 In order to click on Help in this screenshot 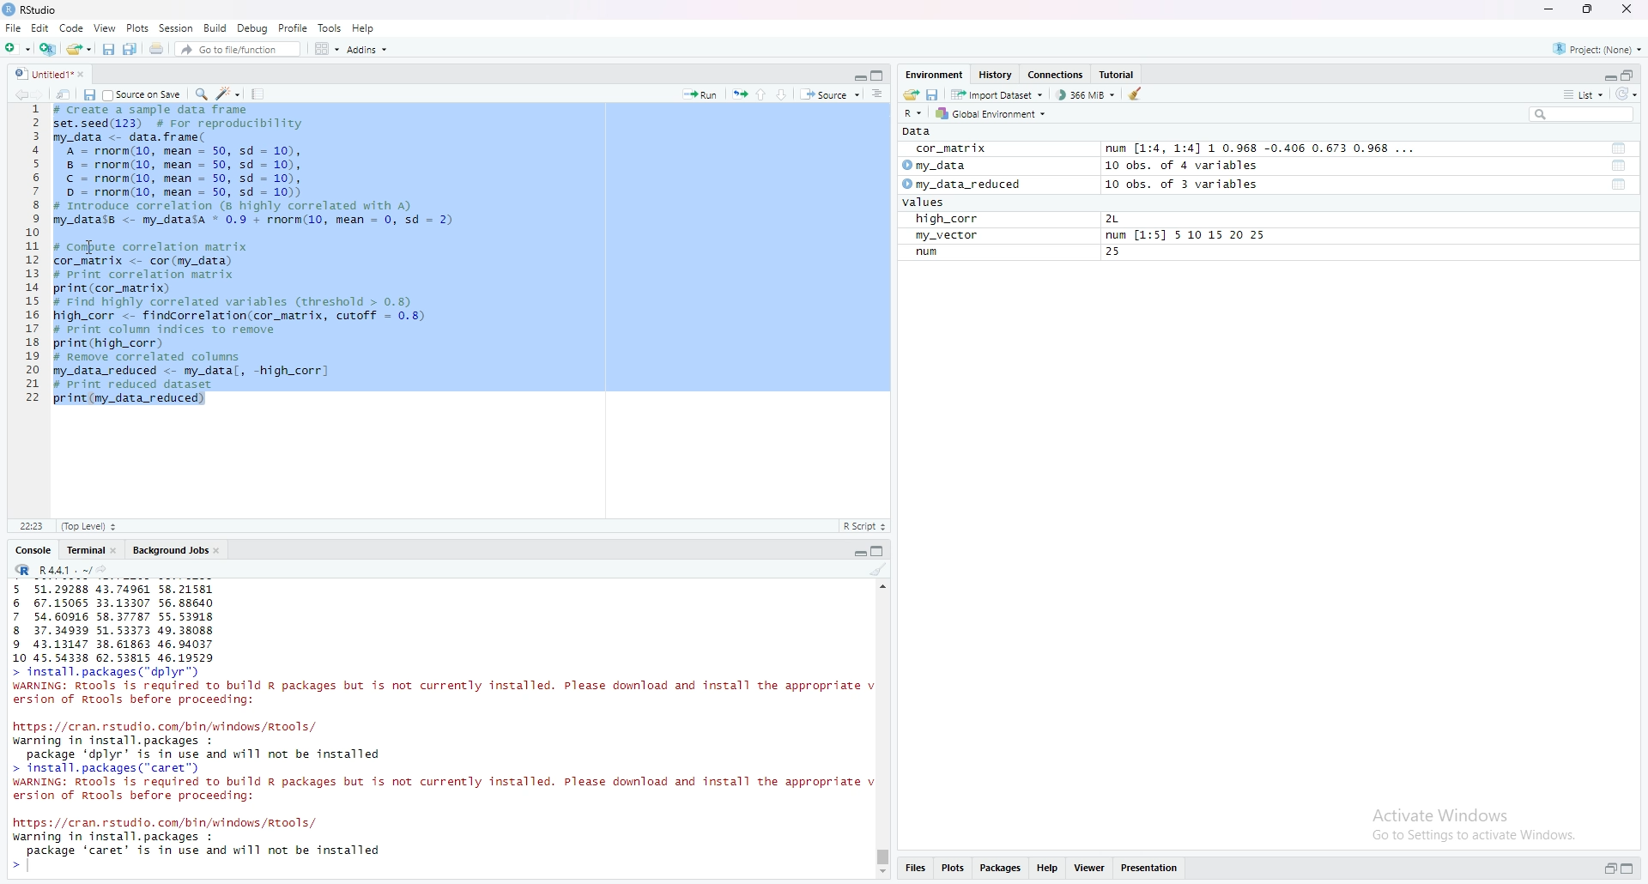, I will do `click(365, 28)`.